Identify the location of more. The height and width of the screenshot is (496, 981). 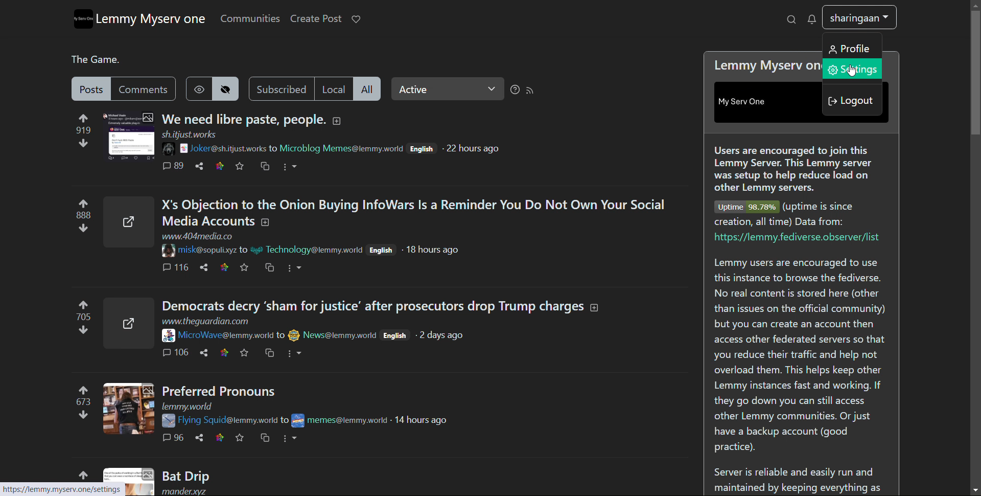
(300, 268).